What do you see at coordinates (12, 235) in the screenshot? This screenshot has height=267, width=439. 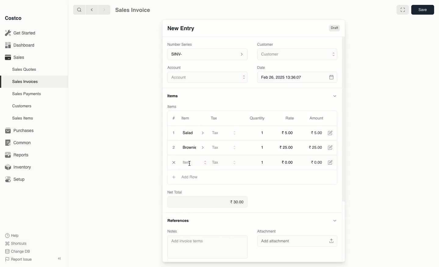 I see `Help` at bounding box center [12, 235].